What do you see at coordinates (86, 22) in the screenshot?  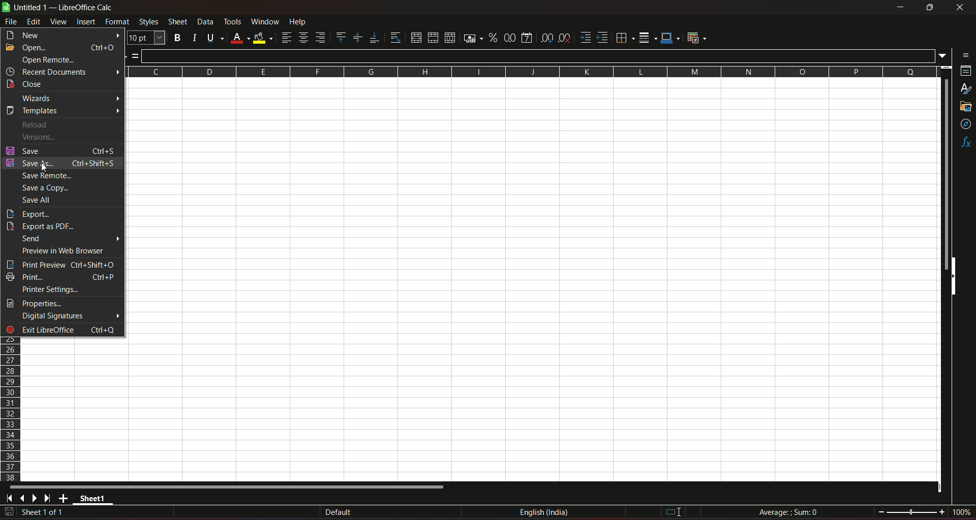 I see `insert` at bounding box center [86, 22].